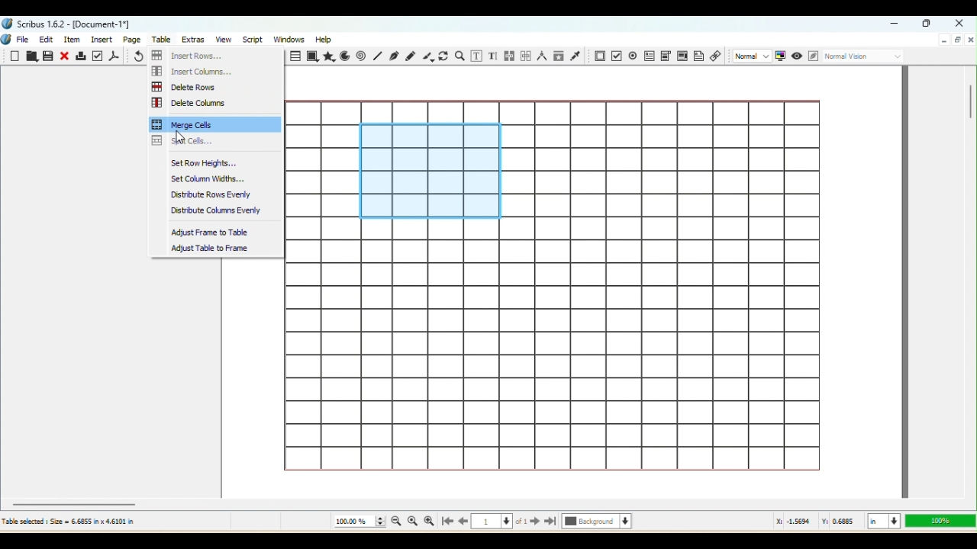  What do you see at coordinates (98, 56) in the screenshot?
I see `Preflight verifier` at bounding box center [98, 56].